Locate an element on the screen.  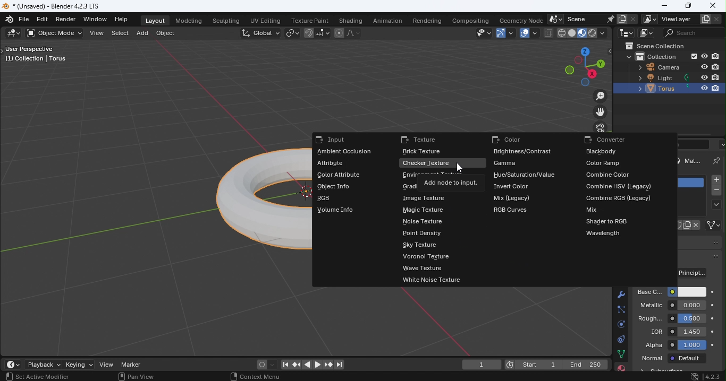
environment is located at coordinates (410, 175).